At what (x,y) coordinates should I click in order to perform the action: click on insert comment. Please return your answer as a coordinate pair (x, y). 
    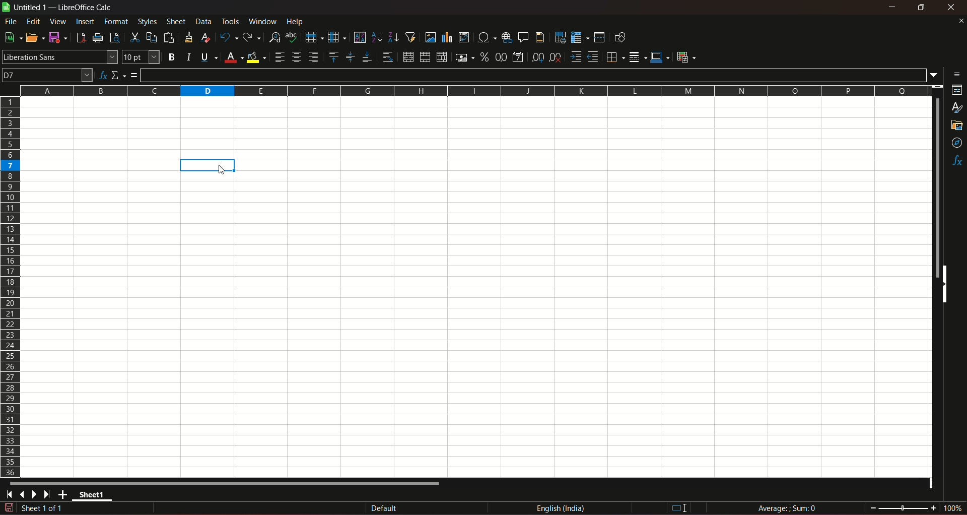
    Looking at the image, I should click on (522, 36).